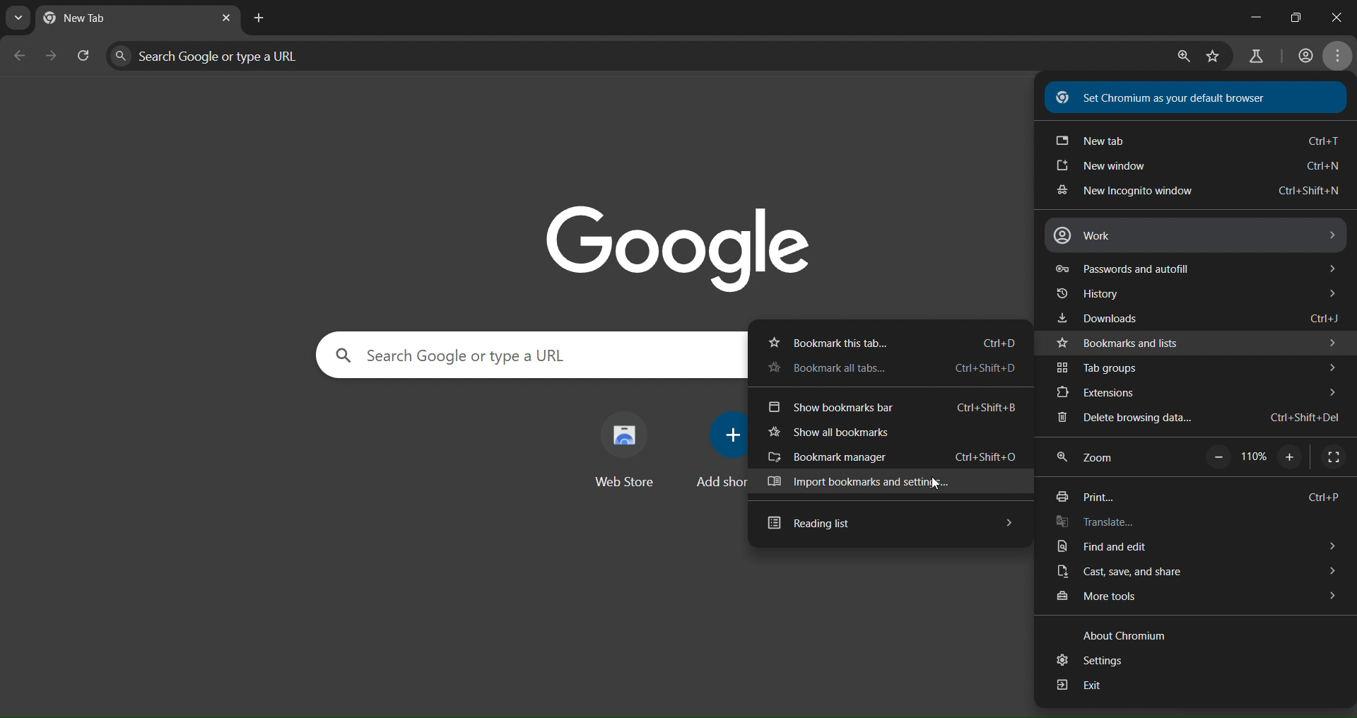 This screenshot has width=1357, height=718. What do you see at coordinates (883, 482) in the screenshot?
I see `import bookmarks and settings` at bounding box center [883, 482].